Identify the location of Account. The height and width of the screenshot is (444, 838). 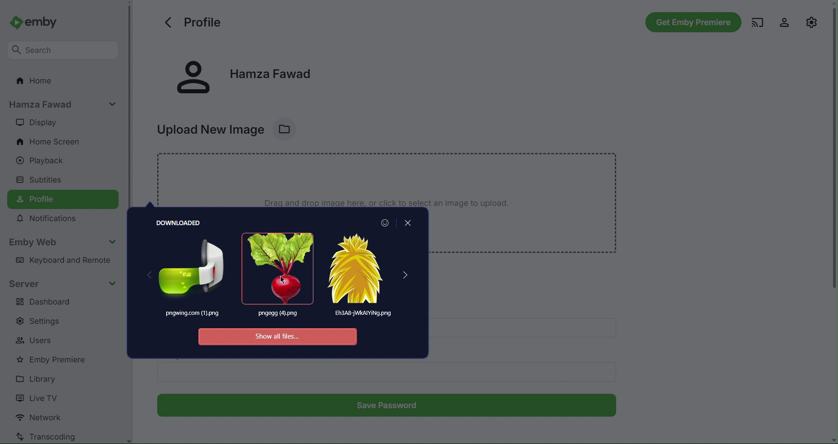
(245, 75).